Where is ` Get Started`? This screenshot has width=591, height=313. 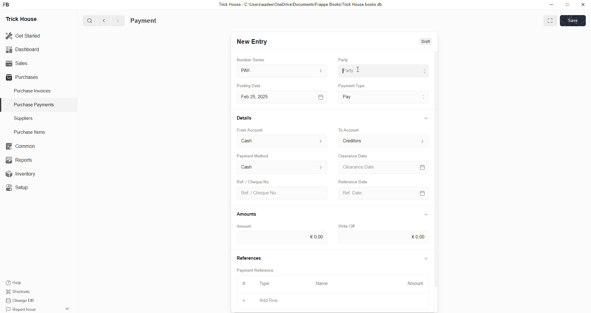  Get Started is located at coordinates (23, 35).